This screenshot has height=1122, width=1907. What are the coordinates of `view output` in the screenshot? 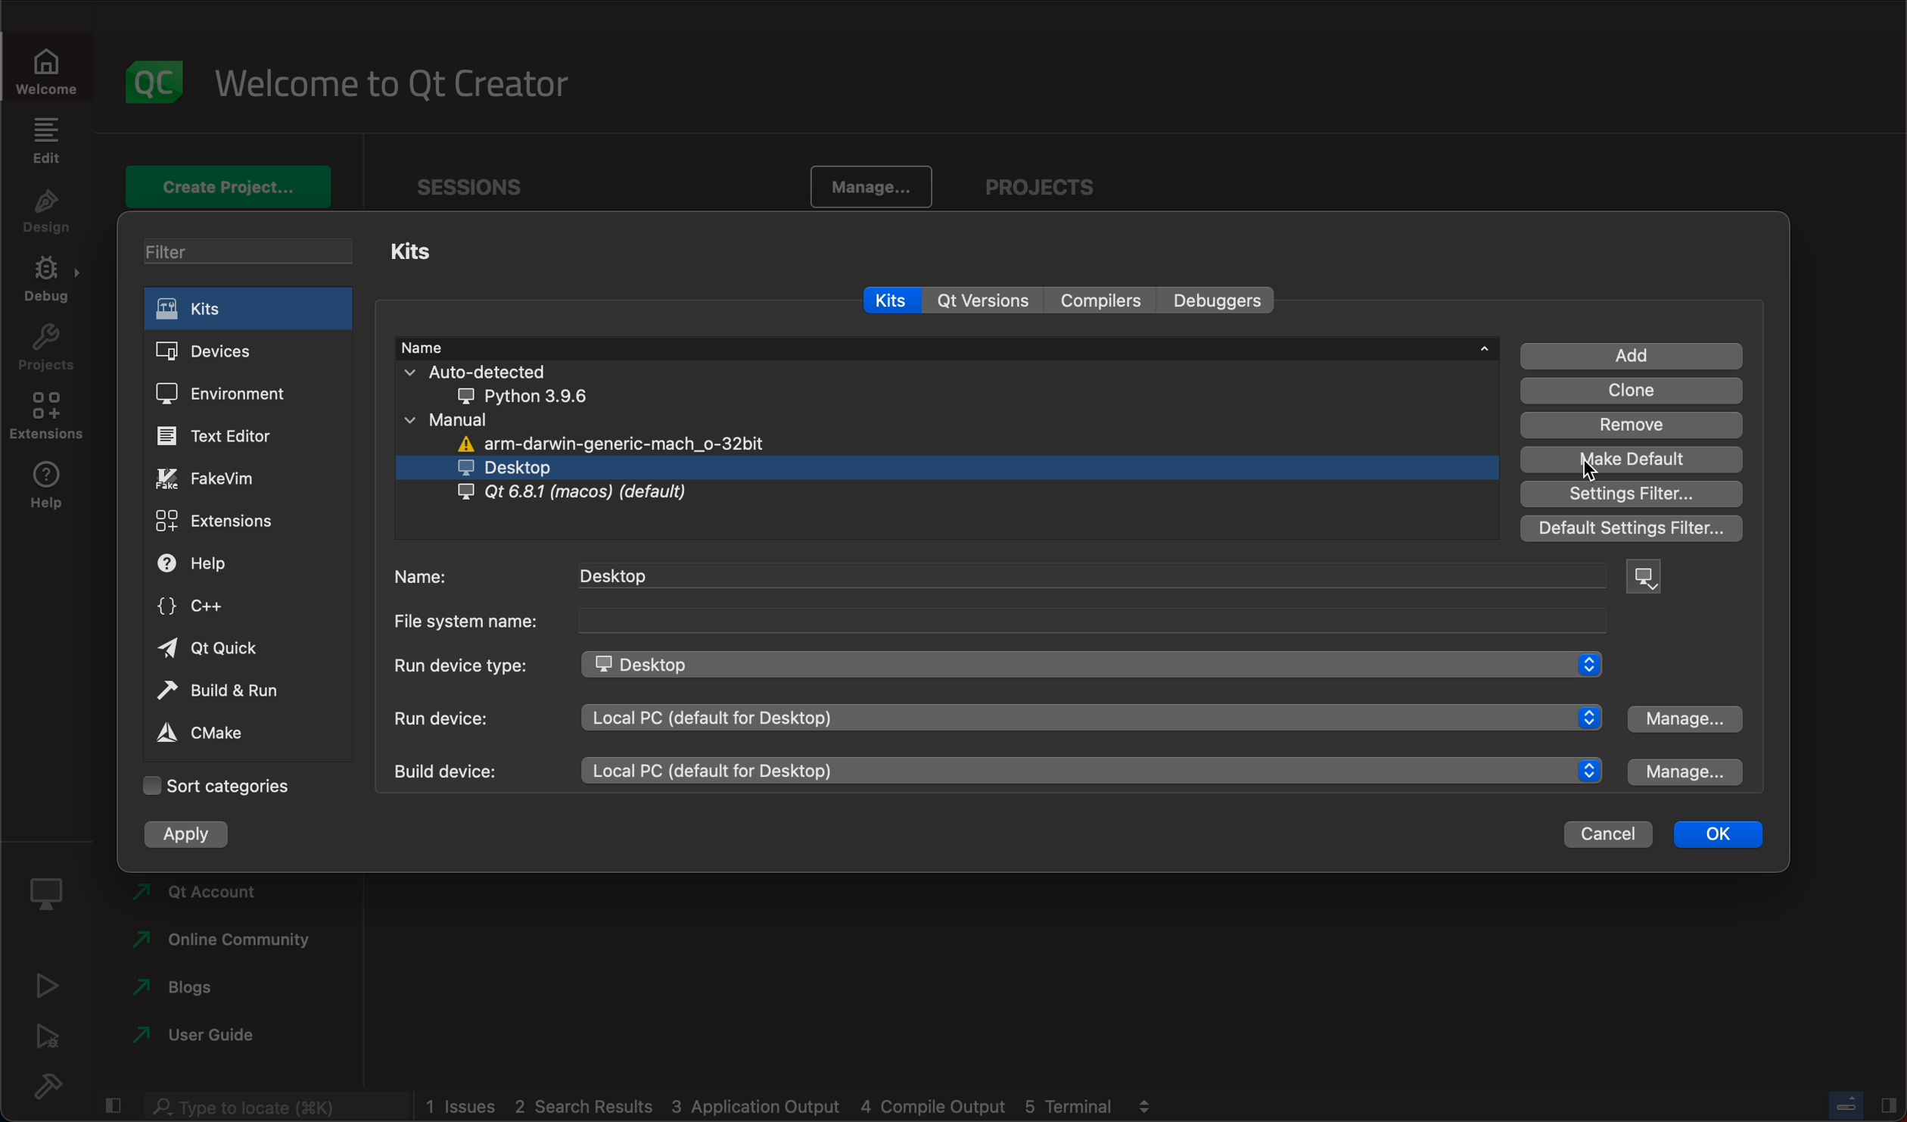 It's located at (1146, 1102).